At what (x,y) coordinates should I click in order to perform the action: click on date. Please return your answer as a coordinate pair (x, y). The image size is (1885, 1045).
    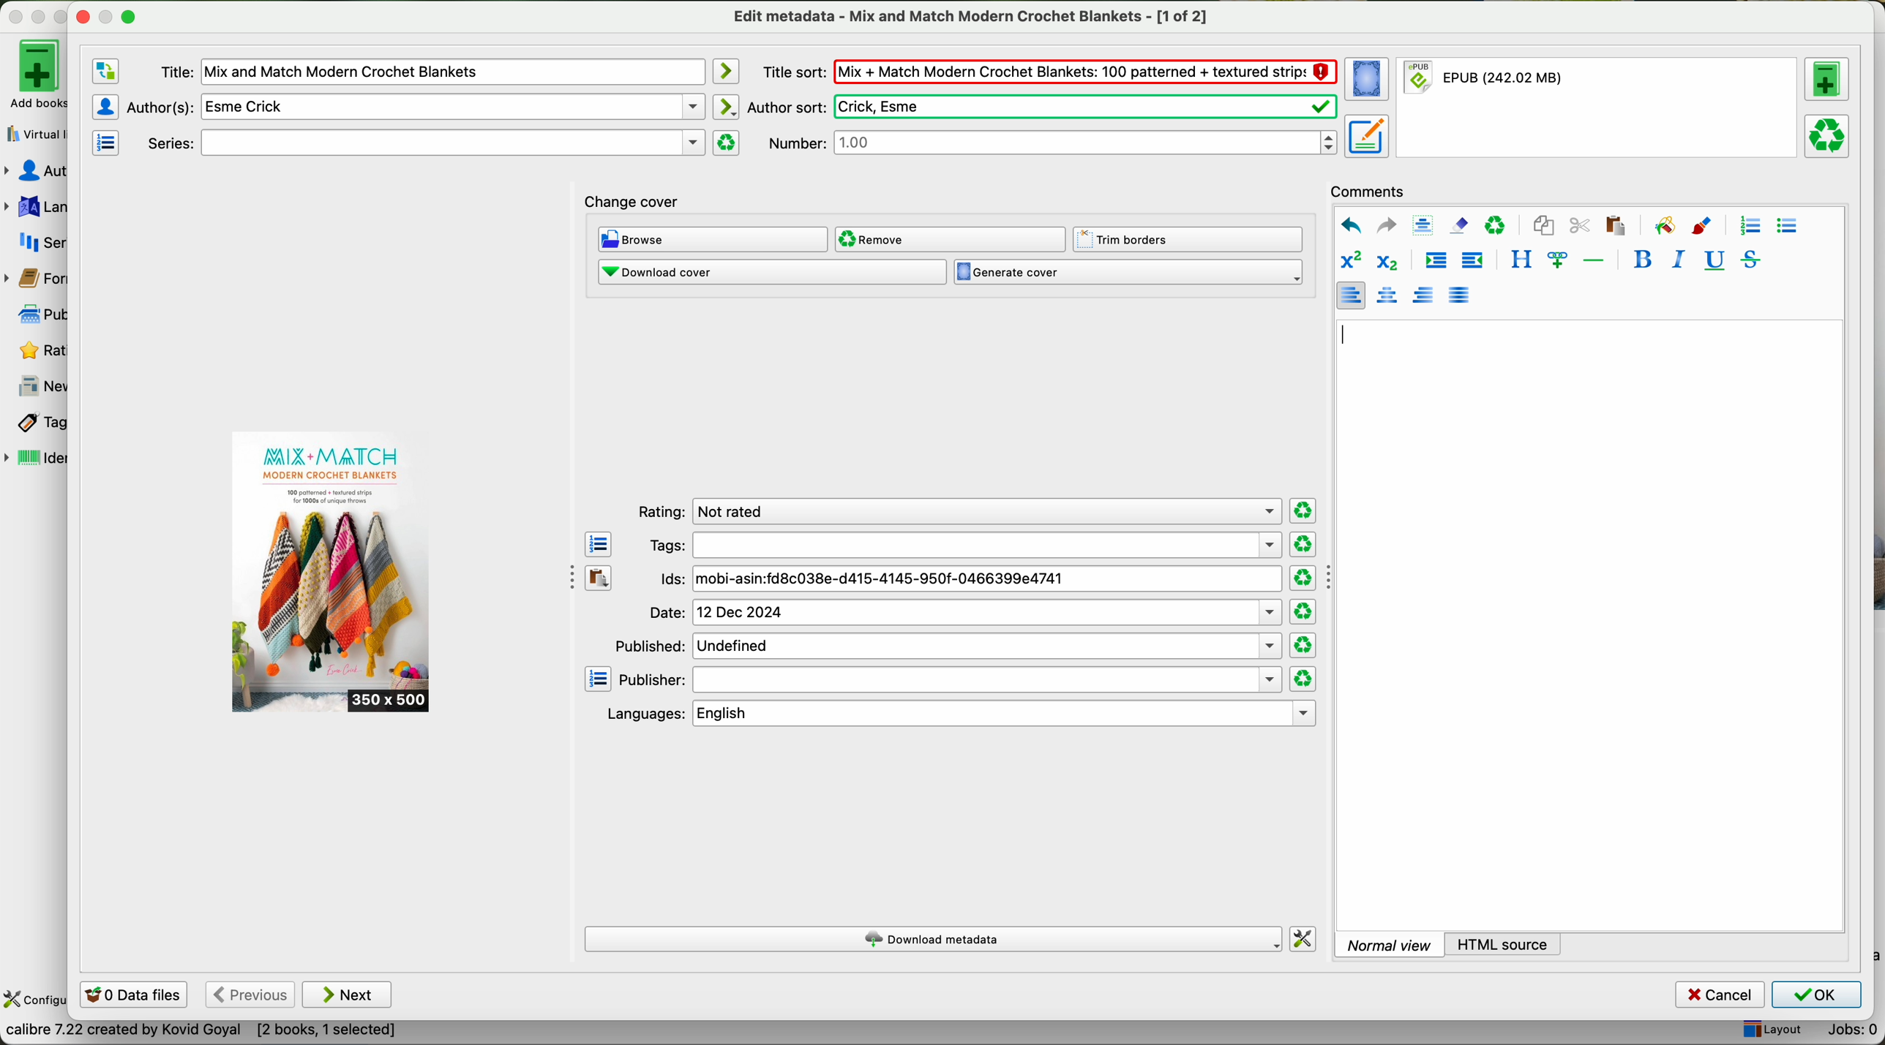
    Looking at the image, I should click on (964, 613).